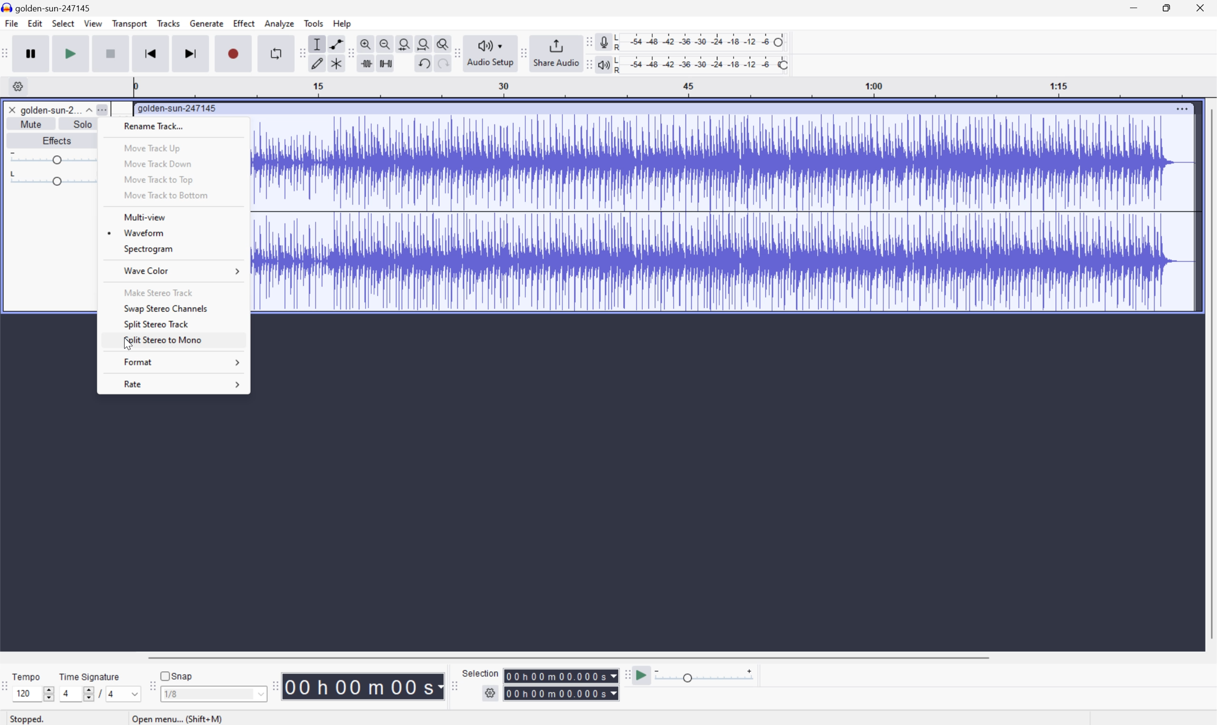  What do you see at coordinates (130, 23) in the screenshot?
I see `Transport` at bounding box center [130, 23].